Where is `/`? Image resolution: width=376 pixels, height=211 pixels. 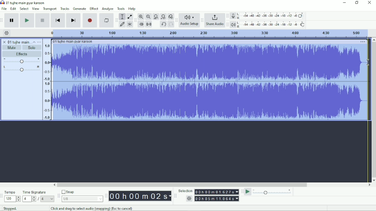
/ is located at coordinates (39, 200).